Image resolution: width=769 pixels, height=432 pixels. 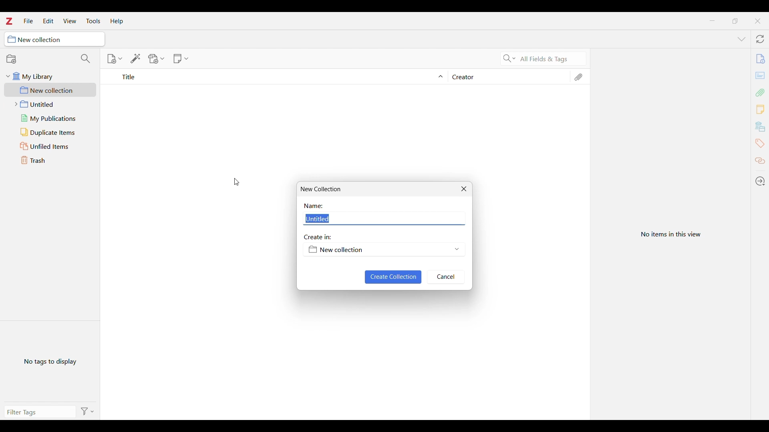 What do you see at coordinates (156, 59) in the screenshot?
I see `Add file options` at bounding box center [156, 59].